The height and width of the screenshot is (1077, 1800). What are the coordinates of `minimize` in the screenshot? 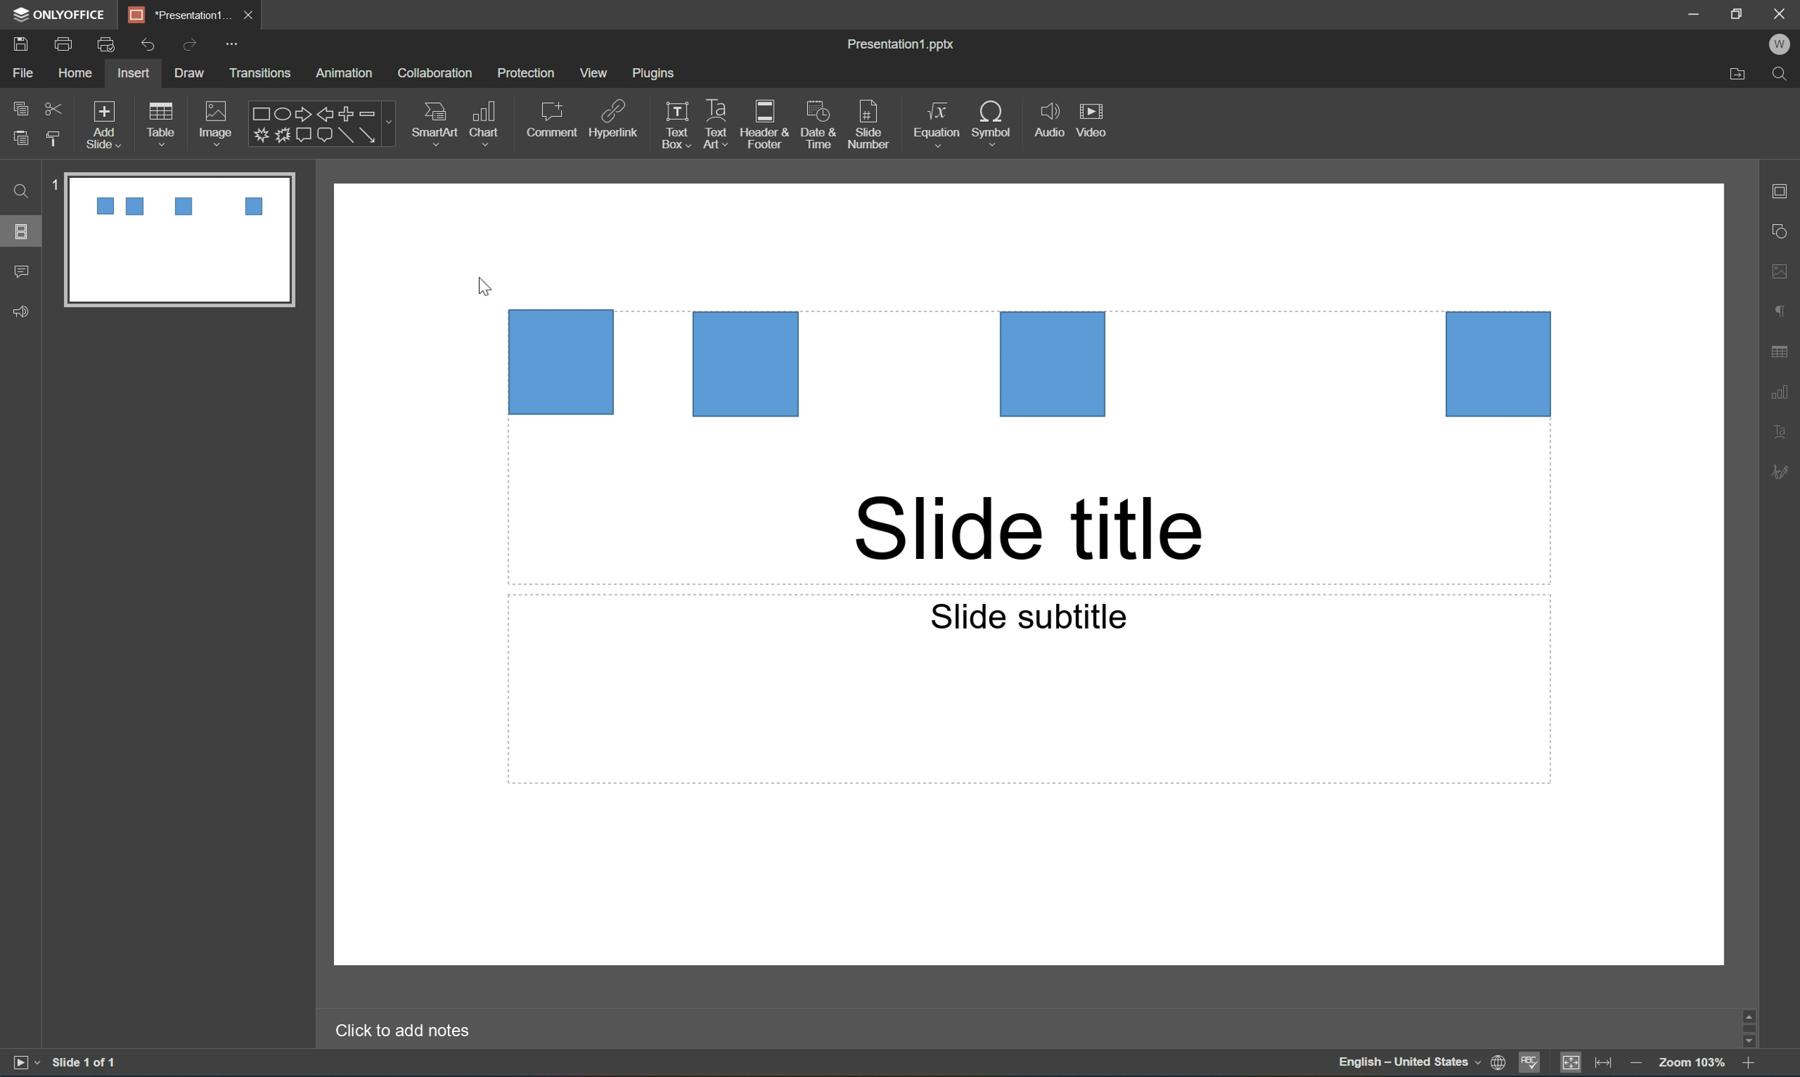 It's located at (1692, 12).